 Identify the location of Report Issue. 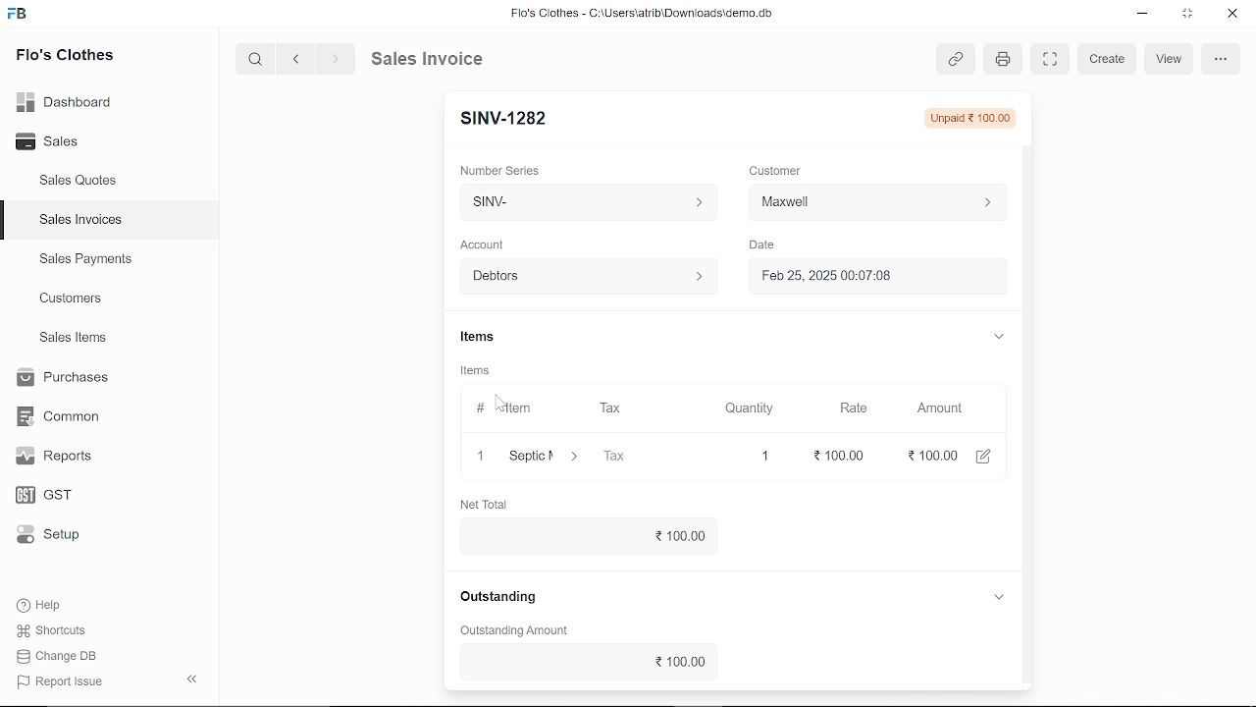
(60, 680).